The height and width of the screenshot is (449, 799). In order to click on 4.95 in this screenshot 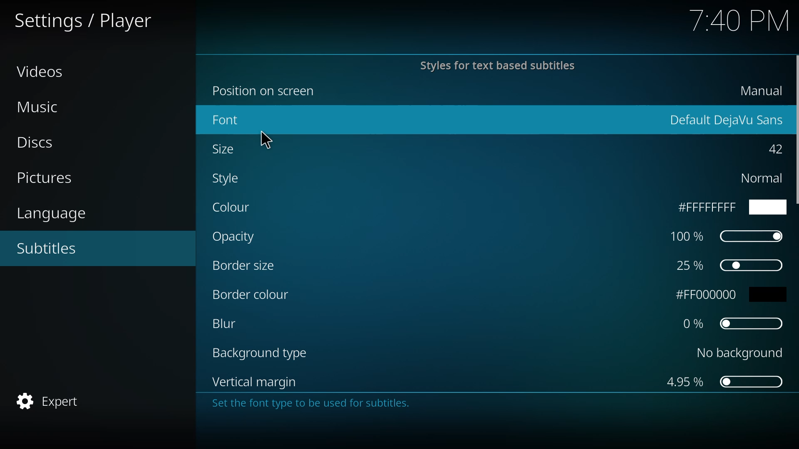, I will do `click(723, 382)`.